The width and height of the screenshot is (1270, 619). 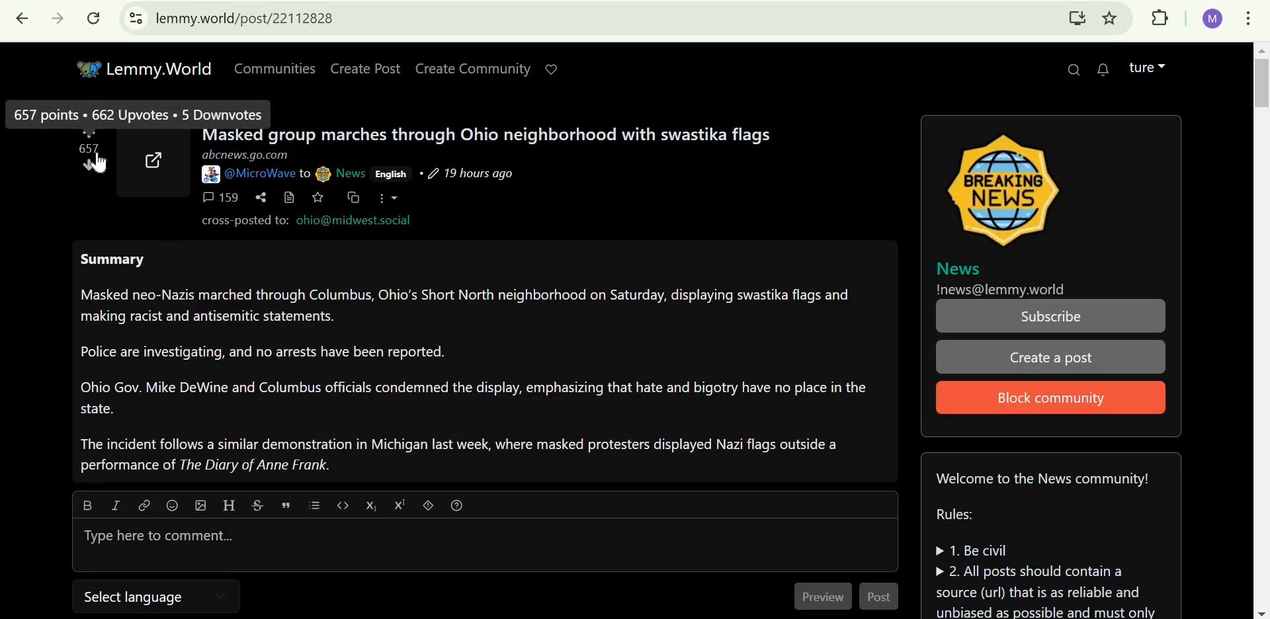 I want to click on @MicroWave to, so click(x=265, y=174).